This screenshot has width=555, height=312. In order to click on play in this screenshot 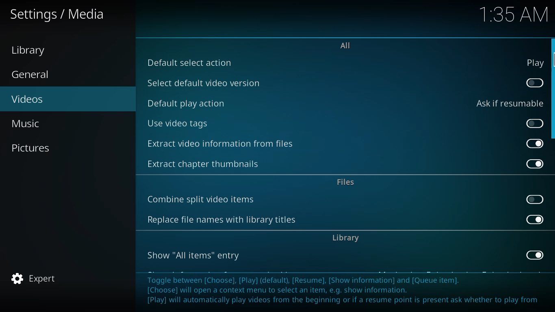, I will do `click(535, 63)`.